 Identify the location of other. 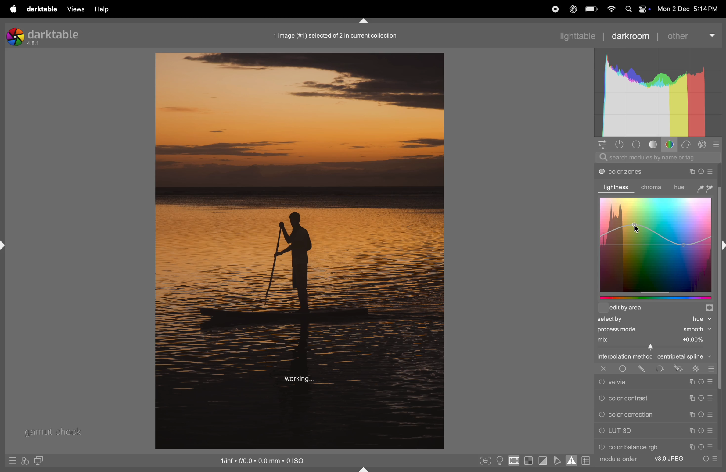
(692, 35).